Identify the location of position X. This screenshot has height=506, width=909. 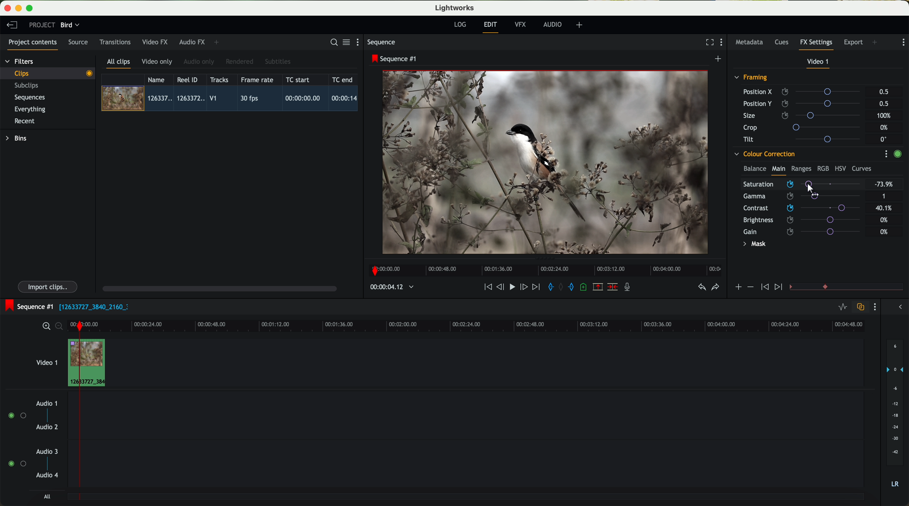
(804, 92).